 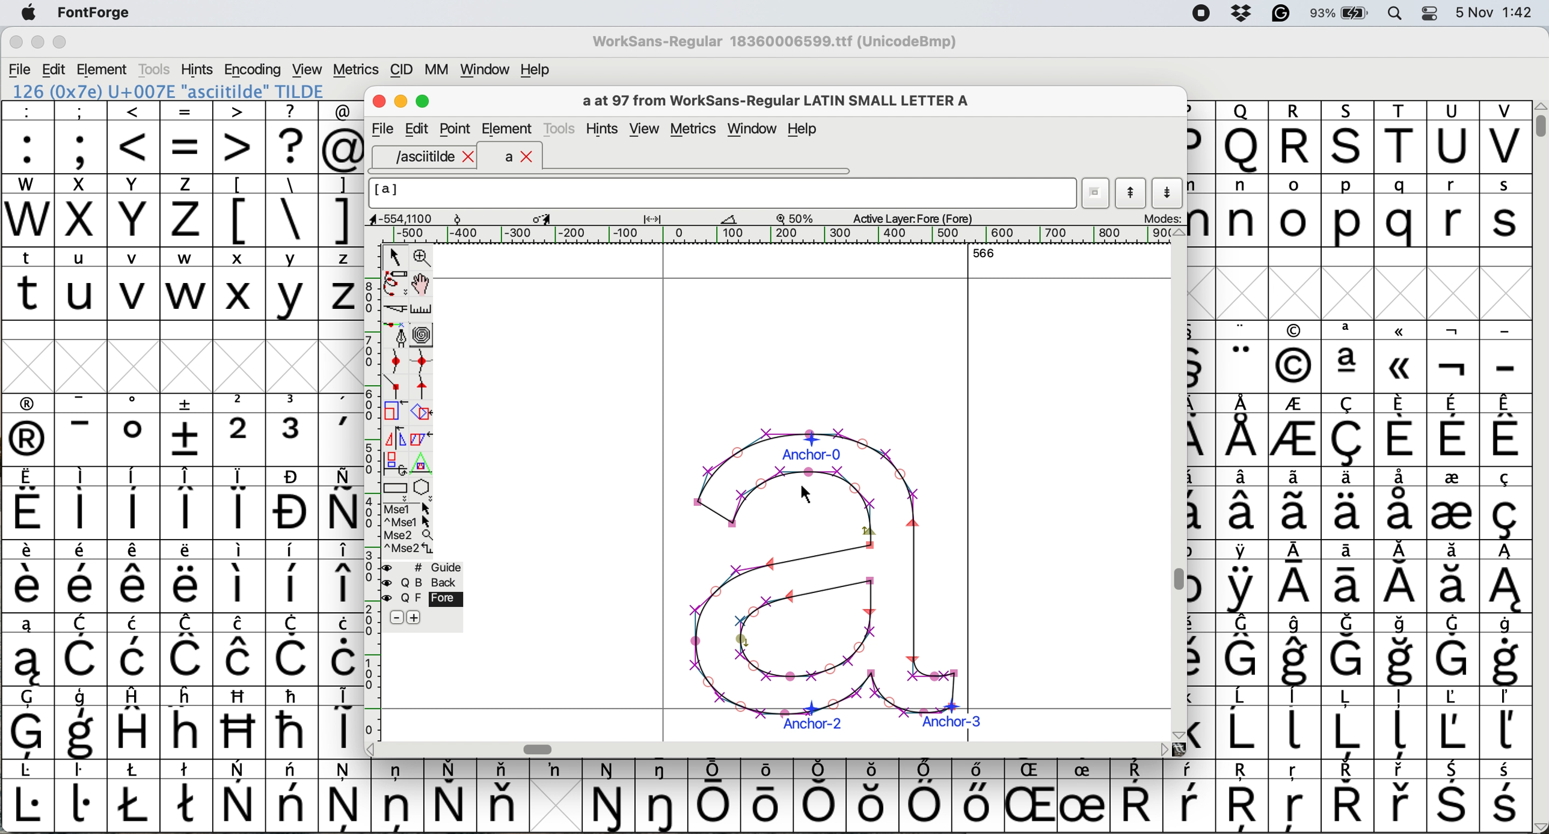 I want to click on symbol, so click(x=241, y=797).